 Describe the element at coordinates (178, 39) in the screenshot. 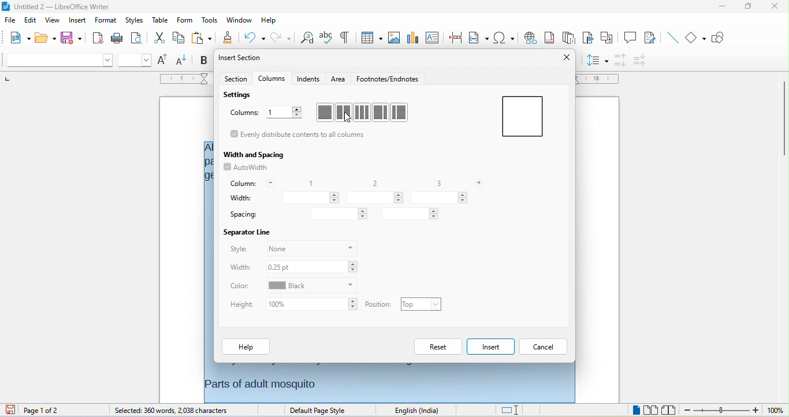

I see `copy` at that location.